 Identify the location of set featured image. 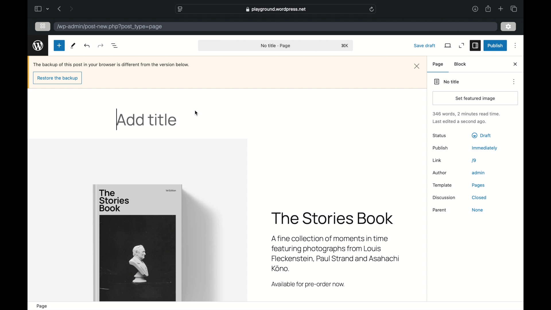
(476, 98).